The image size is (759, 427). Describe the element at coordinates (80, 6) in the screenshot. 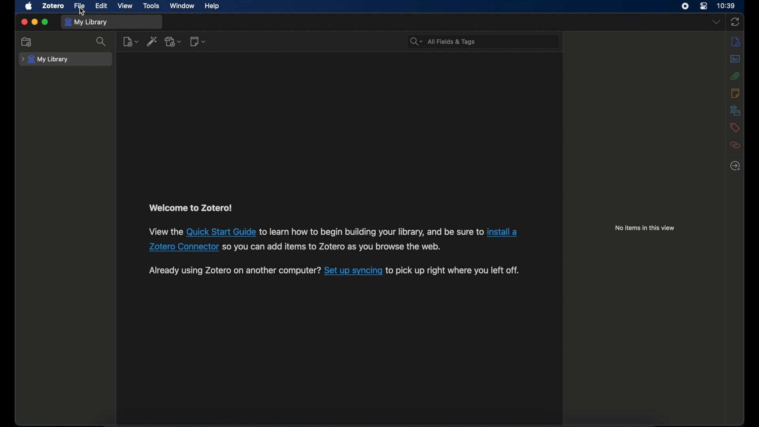

I see `file` at that location.